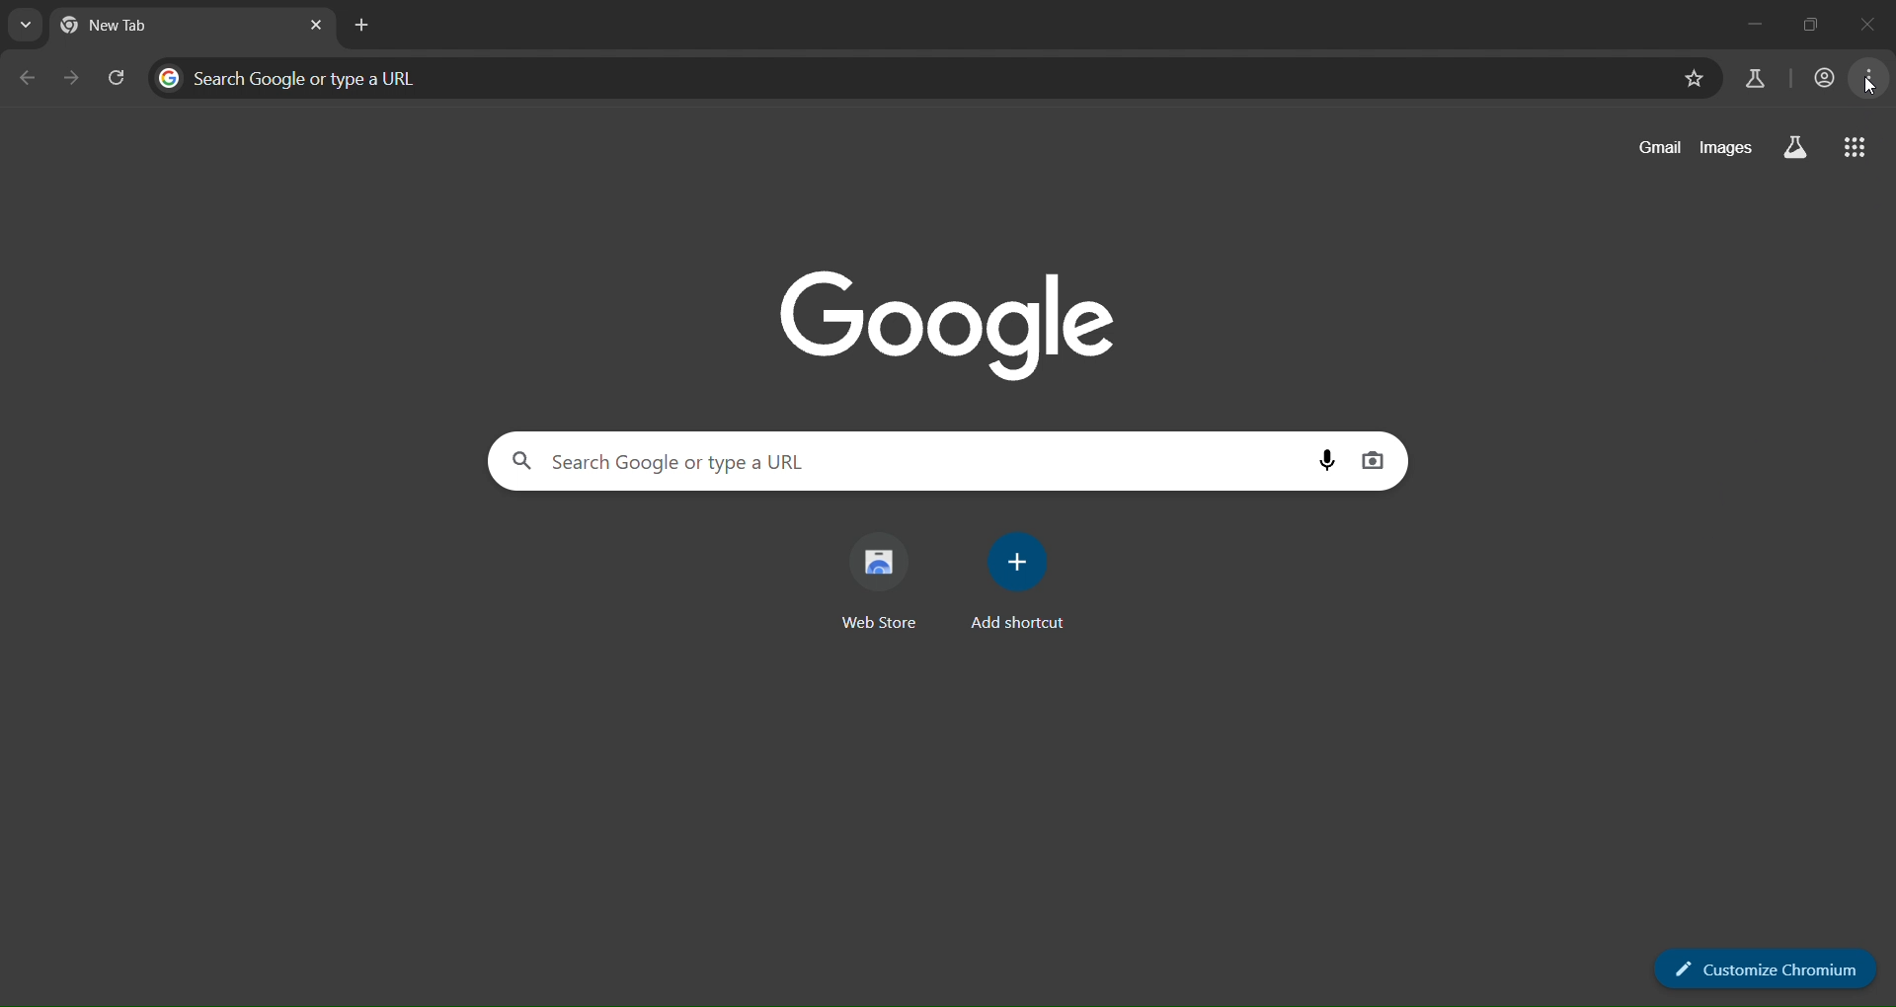 The width and height of the screenshot is (1896, 1007). What do you see at coordinates (317, 27) in the screenshot?
I see `close tab` at bounding box center [317, 27].